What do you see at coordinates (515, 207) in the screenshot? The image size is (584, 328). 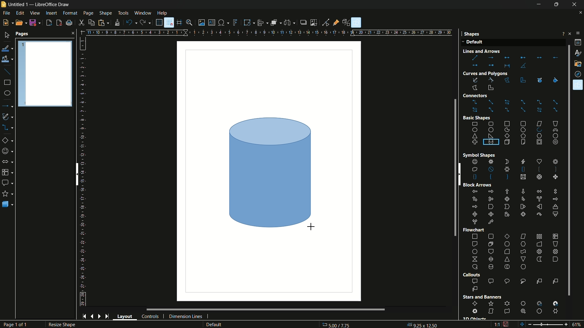 I see `block arrows` at bounding box center [515, 207].